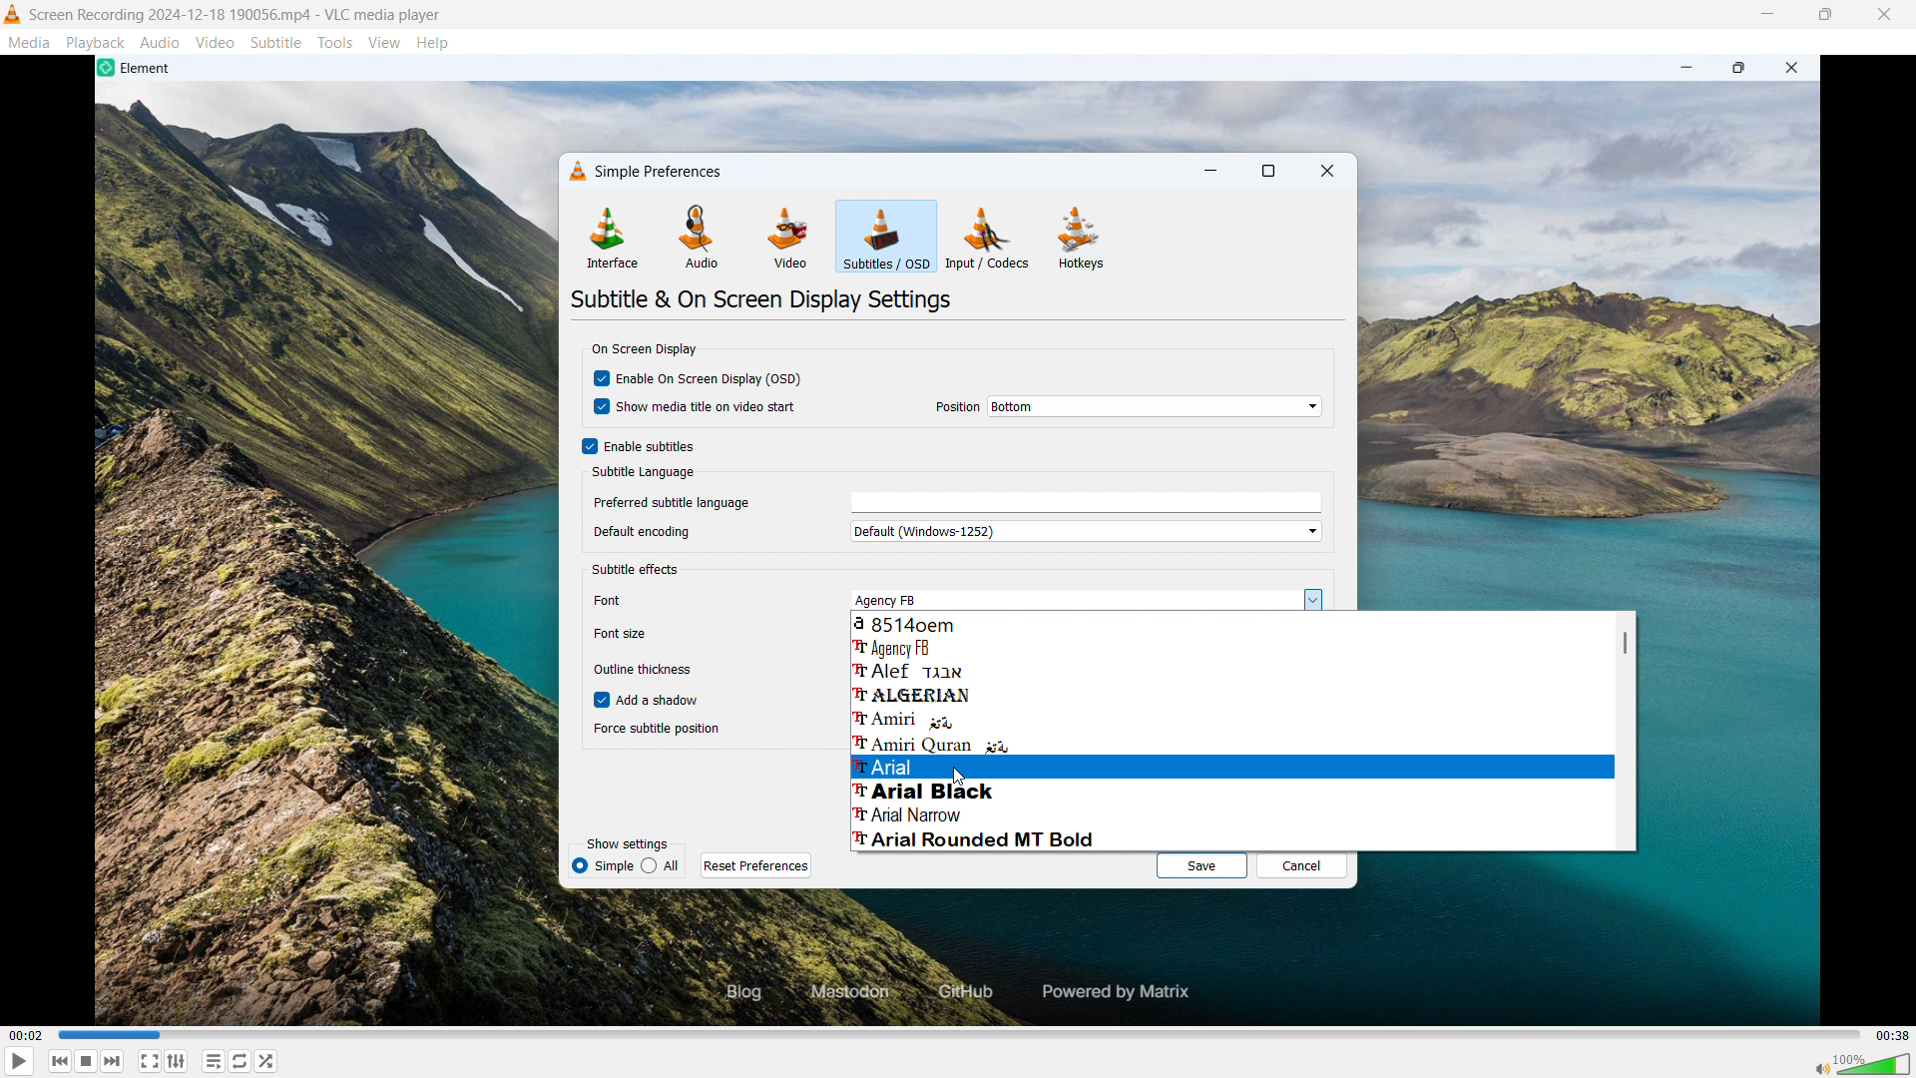 This screenshot has width=1916, height=1078. Describe the element at coordinates (958, 407) in the screenshot. I see `Position` at that location.